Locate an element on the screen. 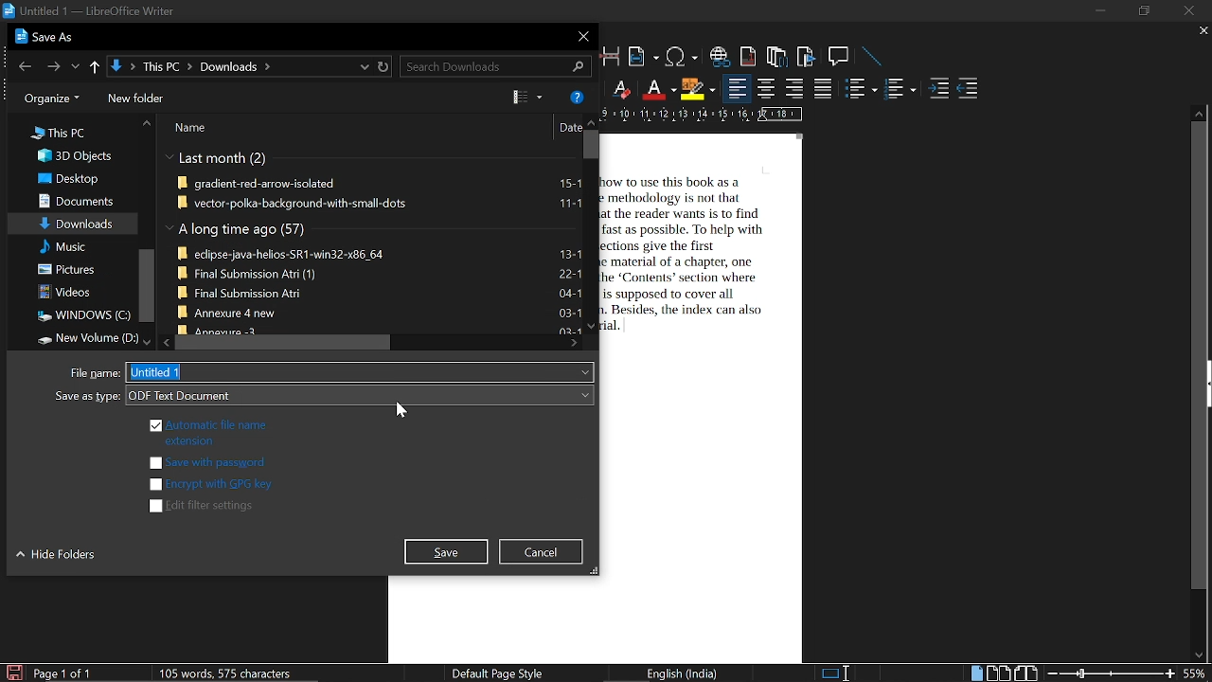 The width and height of the screenshot is (1212, 682). refresh is located at coordinates (384, 67).